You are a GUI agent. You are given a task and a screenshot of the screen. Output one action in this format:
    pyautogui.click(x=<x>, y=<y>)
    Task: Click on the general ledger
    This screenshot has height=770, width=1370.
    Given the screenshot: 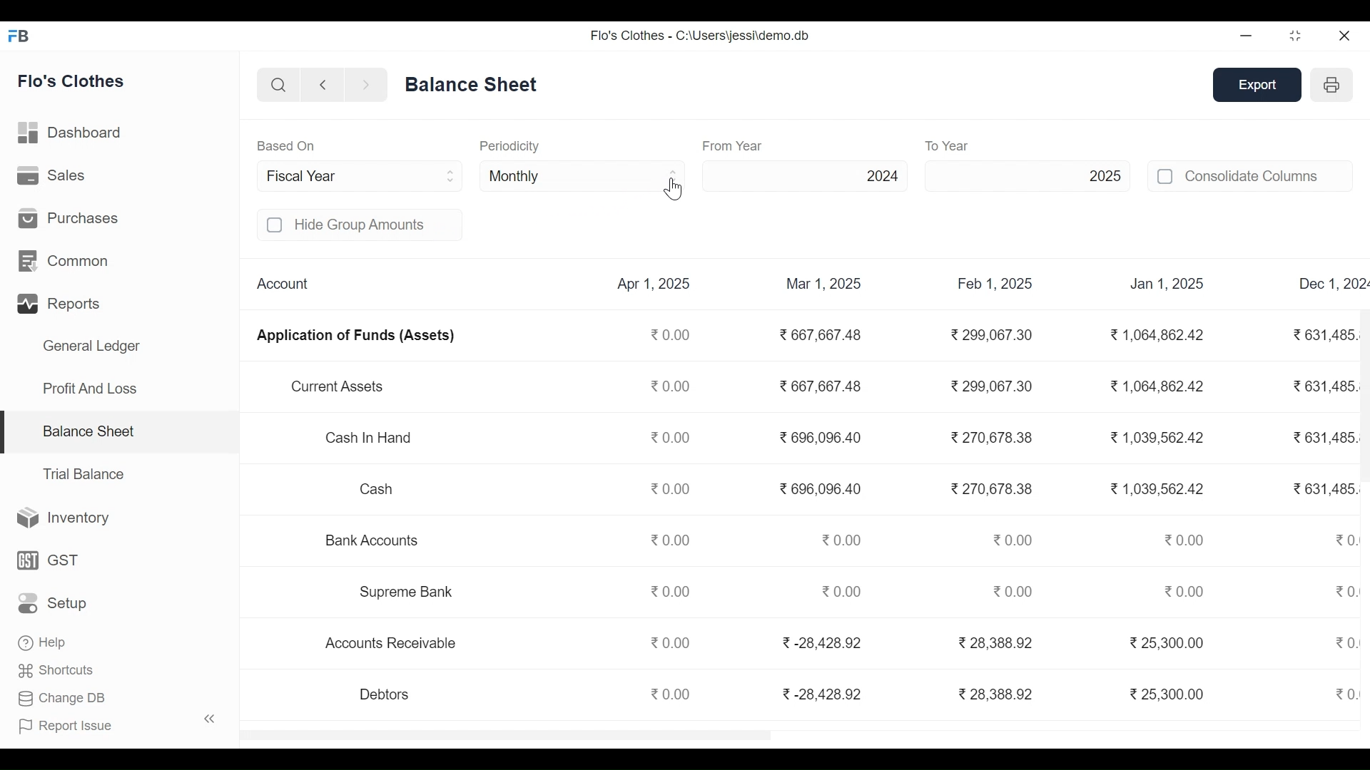 What is the action you would take?
    pyautogui.click(x=475, y=83)
    